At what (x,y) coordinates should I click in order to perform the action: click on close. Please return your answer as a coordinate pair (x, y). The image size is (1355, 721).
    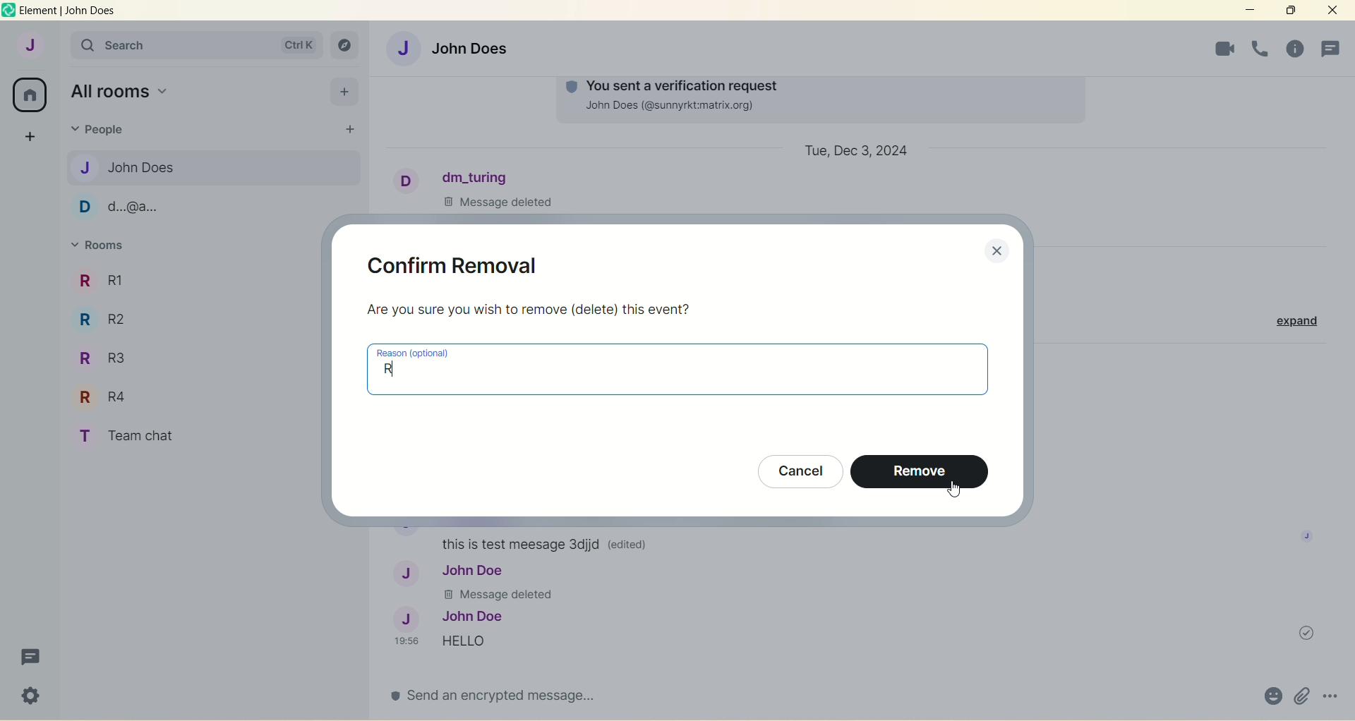
    Looking at the image, I should click on (1004, 251).